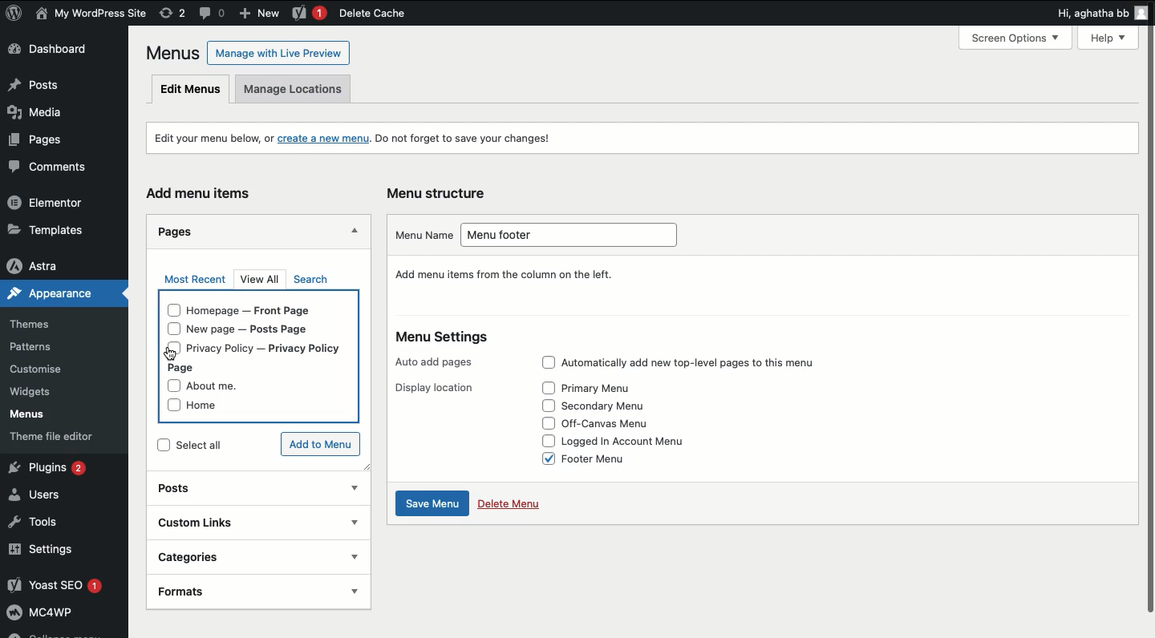 This screenshot has width=1155, height=638. I want to click on Posts, so click(234, 487).